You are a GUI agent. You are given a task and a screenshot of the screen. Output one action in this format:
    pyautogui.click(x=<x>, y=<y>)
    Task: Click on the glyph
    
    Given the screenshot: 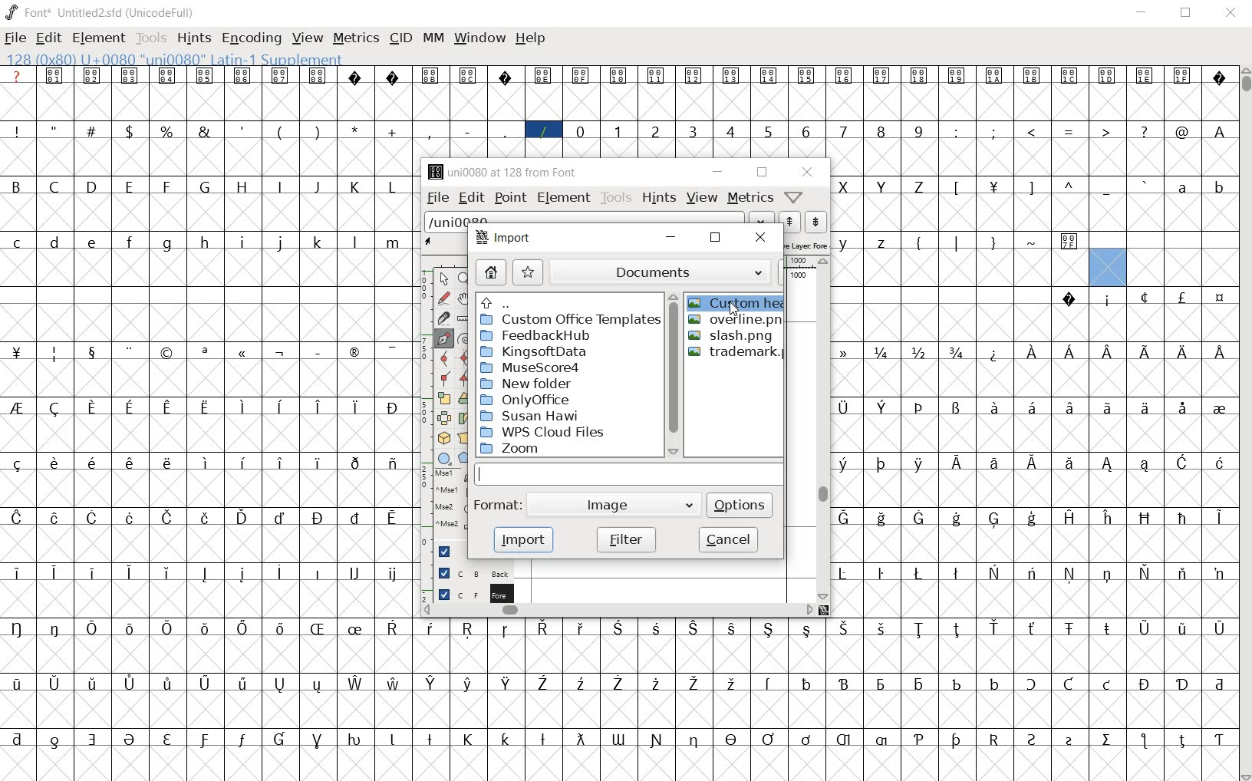 What is the action you would take?
    pyautogui.click(x=957, y=188)
    